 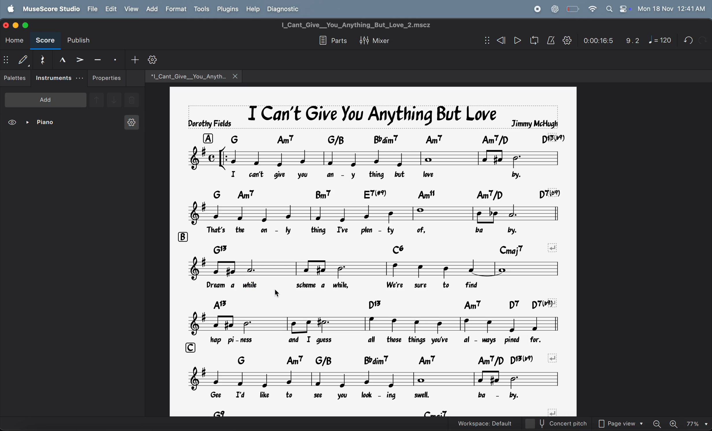 I want to click on add, so click(x=44, y=100).